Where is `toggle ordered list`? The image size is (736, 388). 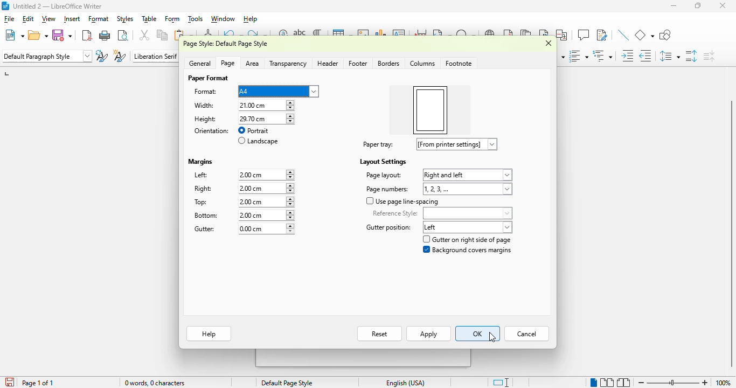 toggle ordered list is located at coordinates (578, 56).